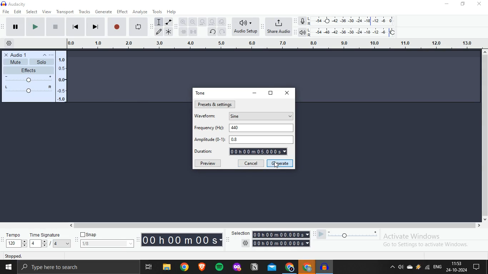 The width and height of the screenshot is (488, 274). I want to click on LR Audio, so click(349, 32).